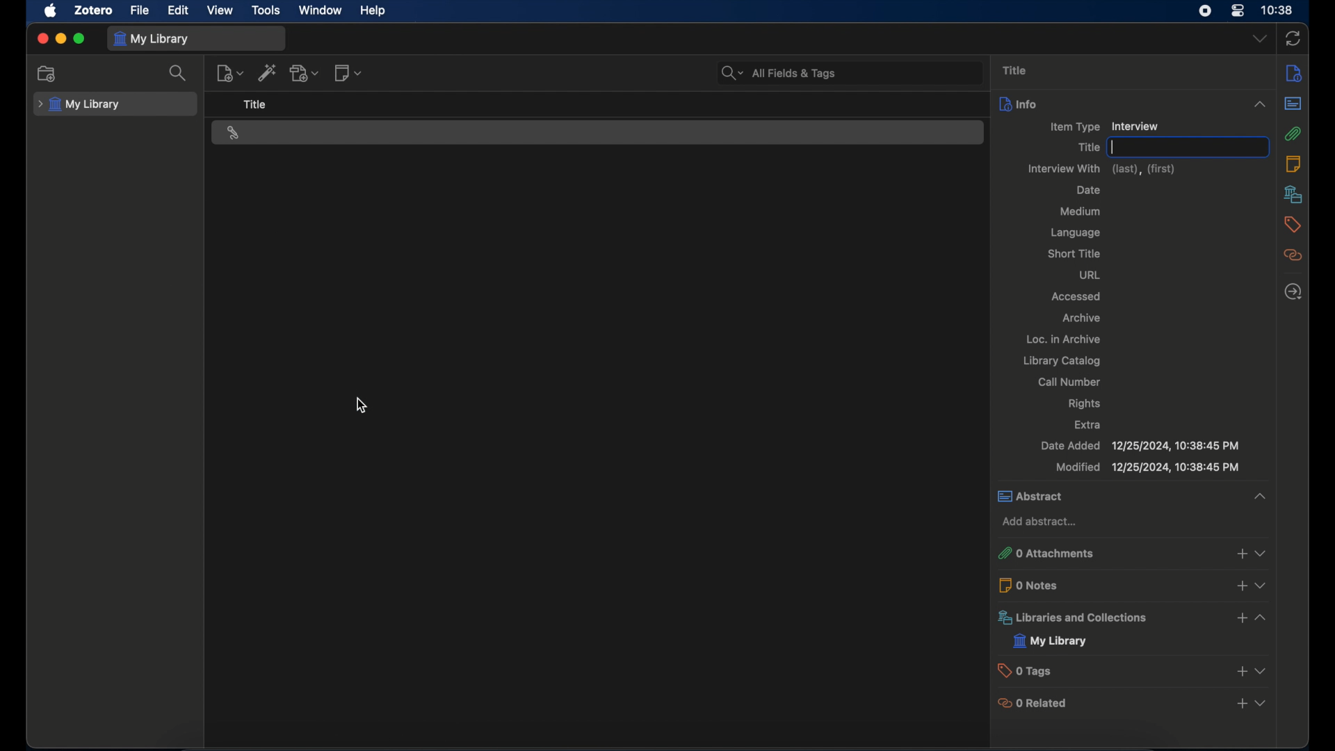 The height and width of the screenshot is (751, 1335). Describe the element at coordinates (1140, 446) in the screenshot. I see `date added` at that location.